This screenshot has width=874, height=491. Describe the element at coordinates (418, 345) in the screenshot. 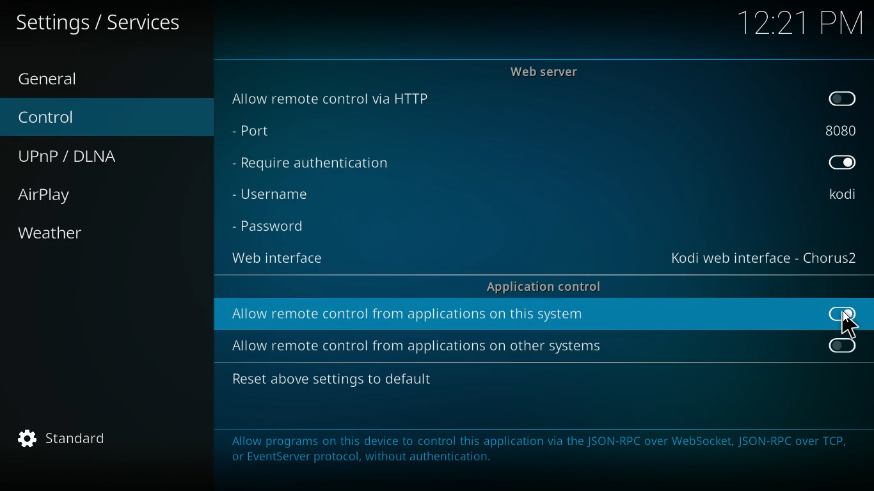

I see `allow remote control from other systems` at that location.